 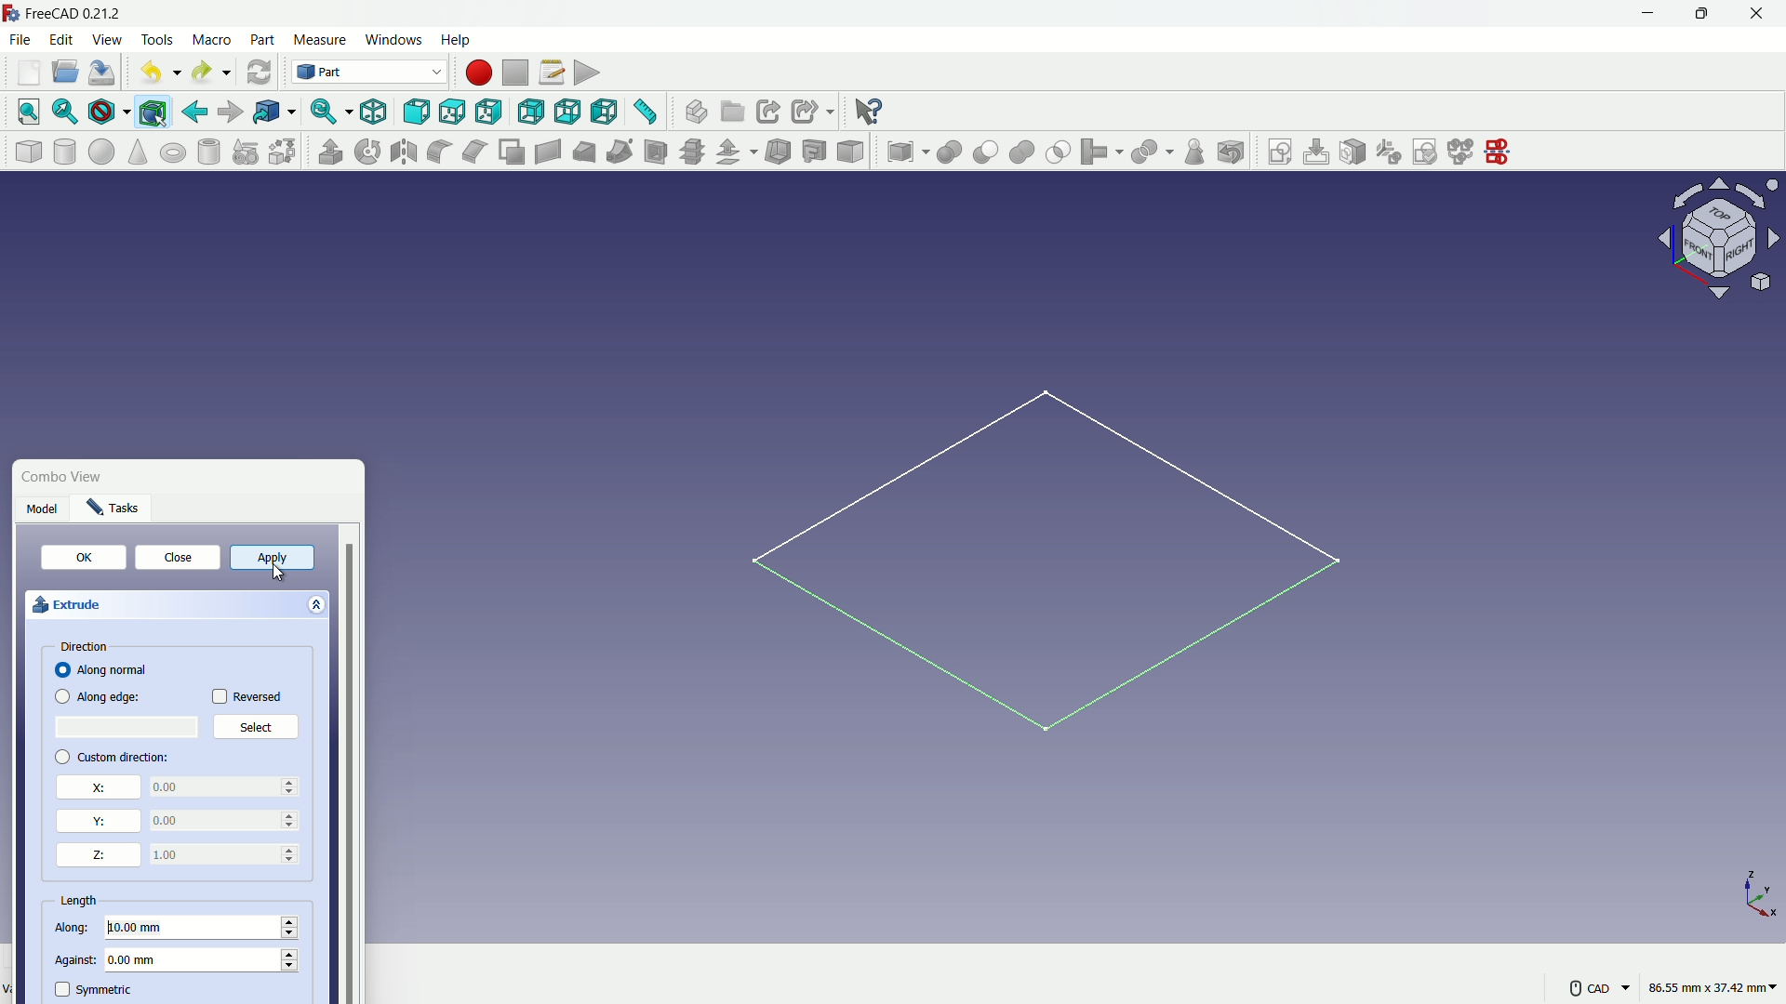 What do you see at coordinates (256, 727) in the screenshot?
I see `Select` at bounding box center [256, 727].